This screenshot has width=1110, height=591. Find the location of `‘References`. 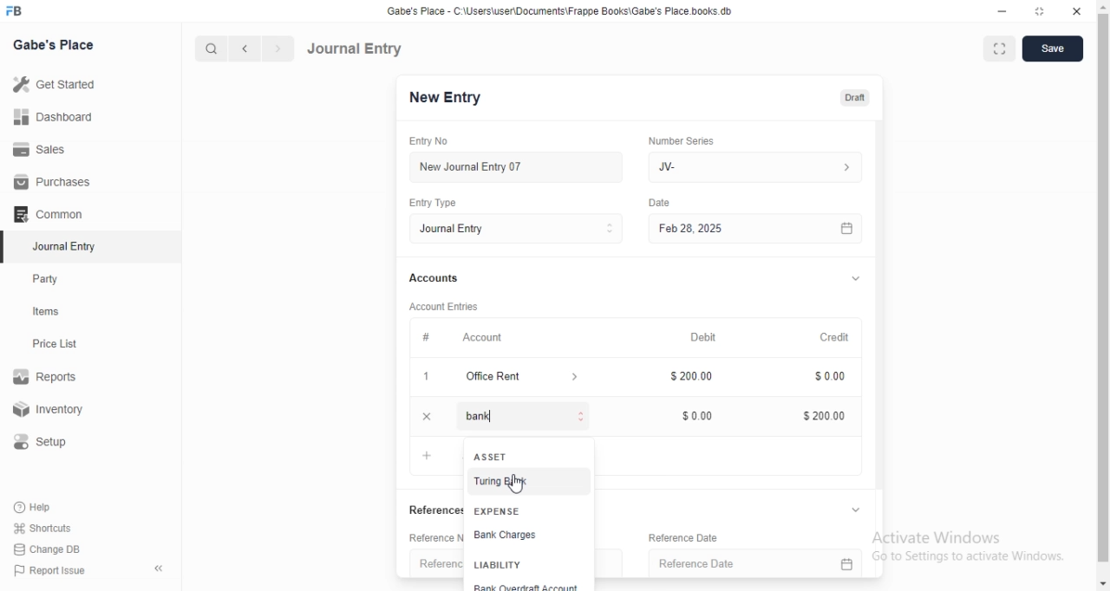

‘References is located at coordinates (438, 509).